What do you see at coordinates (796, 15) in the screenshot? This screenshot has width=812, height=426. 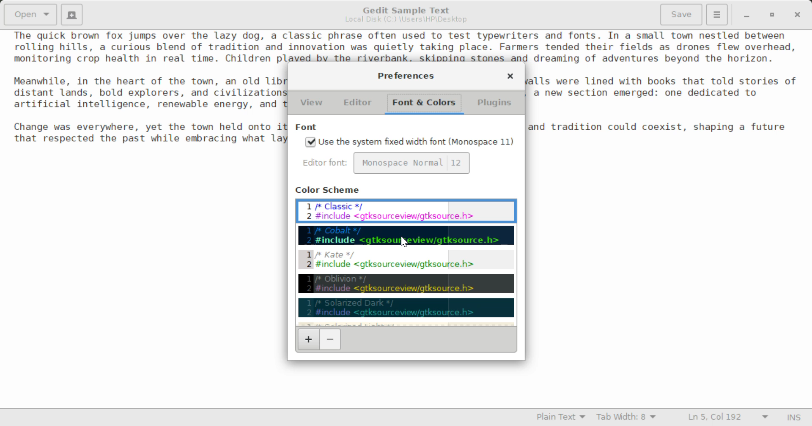 I see `Close Window` at bounding box center [796, 15].